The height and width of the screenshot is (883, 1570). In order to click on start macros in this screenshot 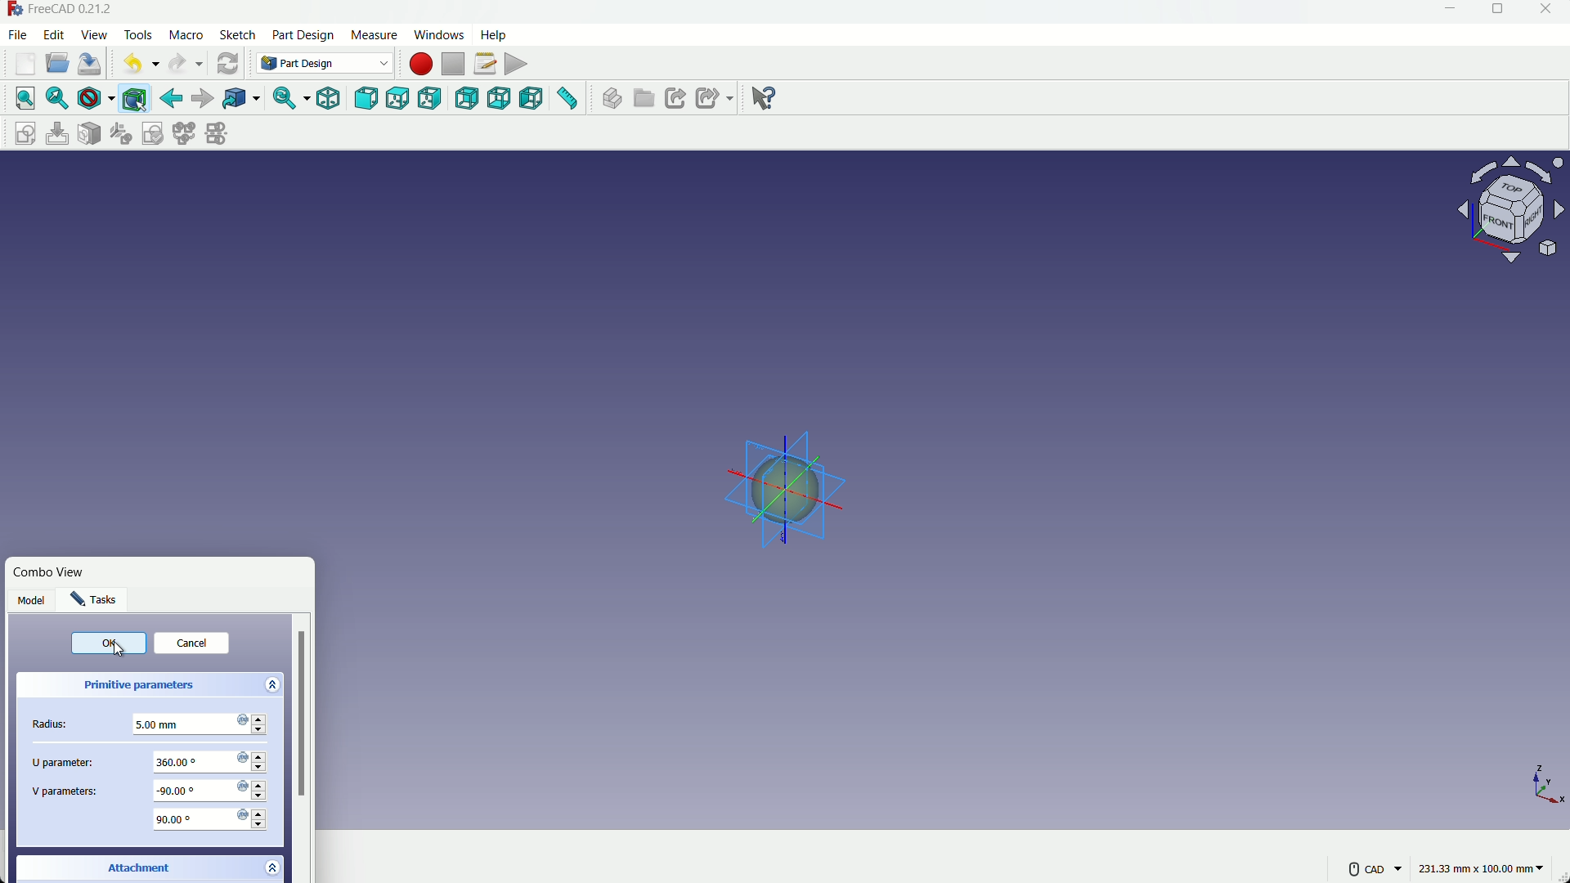, I will do `click(422, 65)`.